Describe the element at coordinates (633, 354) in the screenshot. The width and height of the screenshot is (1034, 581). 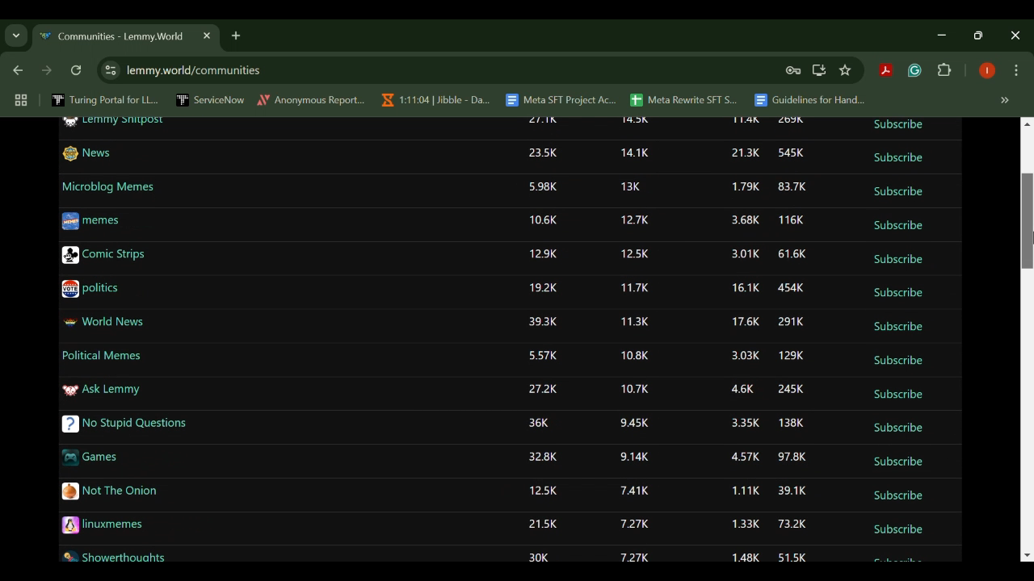
I see `10.8K` at that location.